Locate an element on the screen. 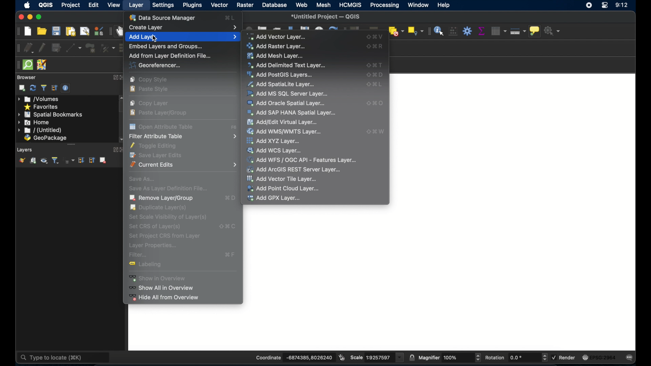 The width and height of the screenshot is (651, 366). Add Layer is located at coordinates (183, 37).